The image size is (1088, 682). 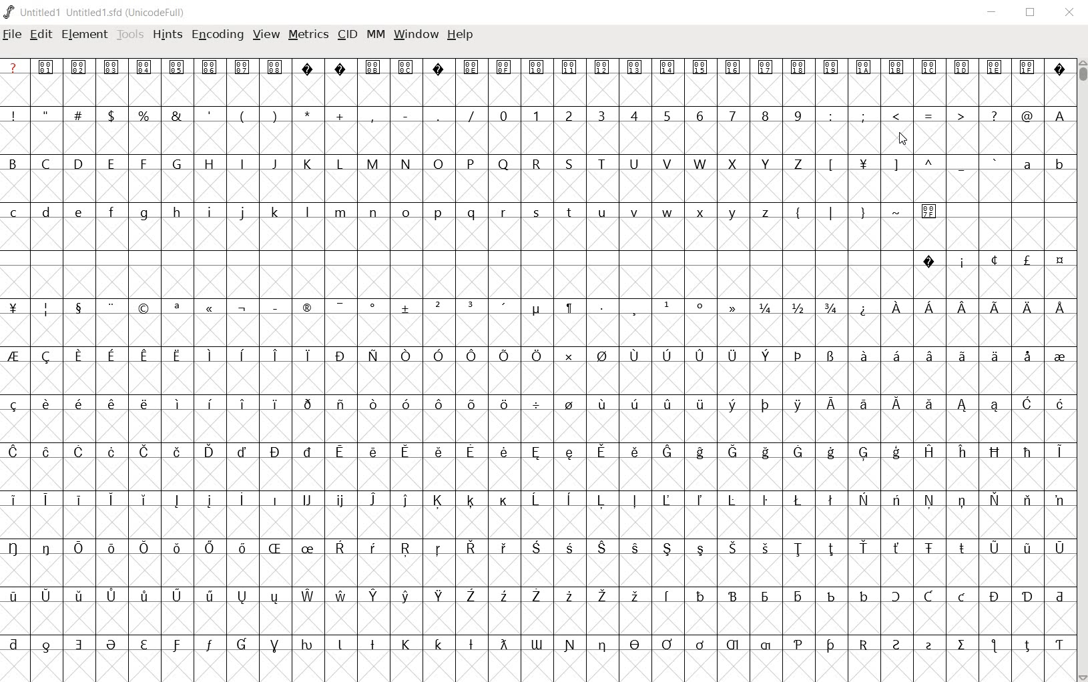 I want to click on close, so click(x=1071, y=13).